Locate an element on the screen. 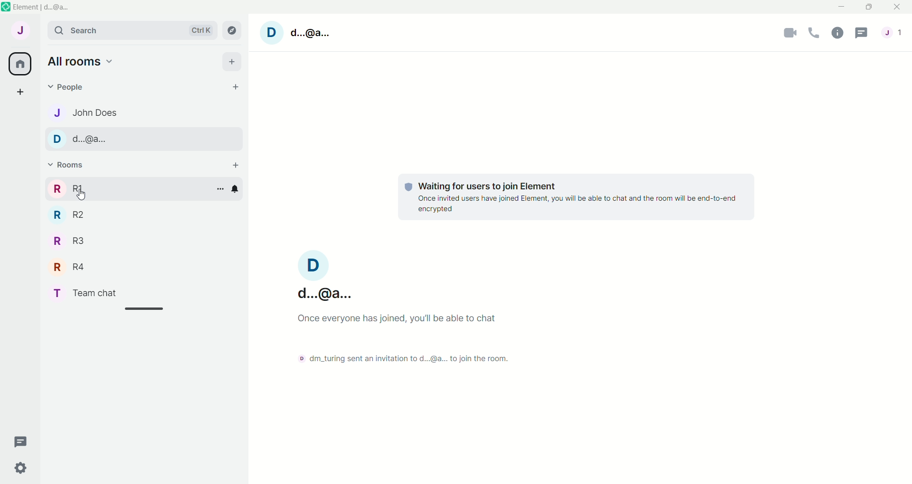 The image size is (912, 484). R R2 is located at coordinates (79, 216).